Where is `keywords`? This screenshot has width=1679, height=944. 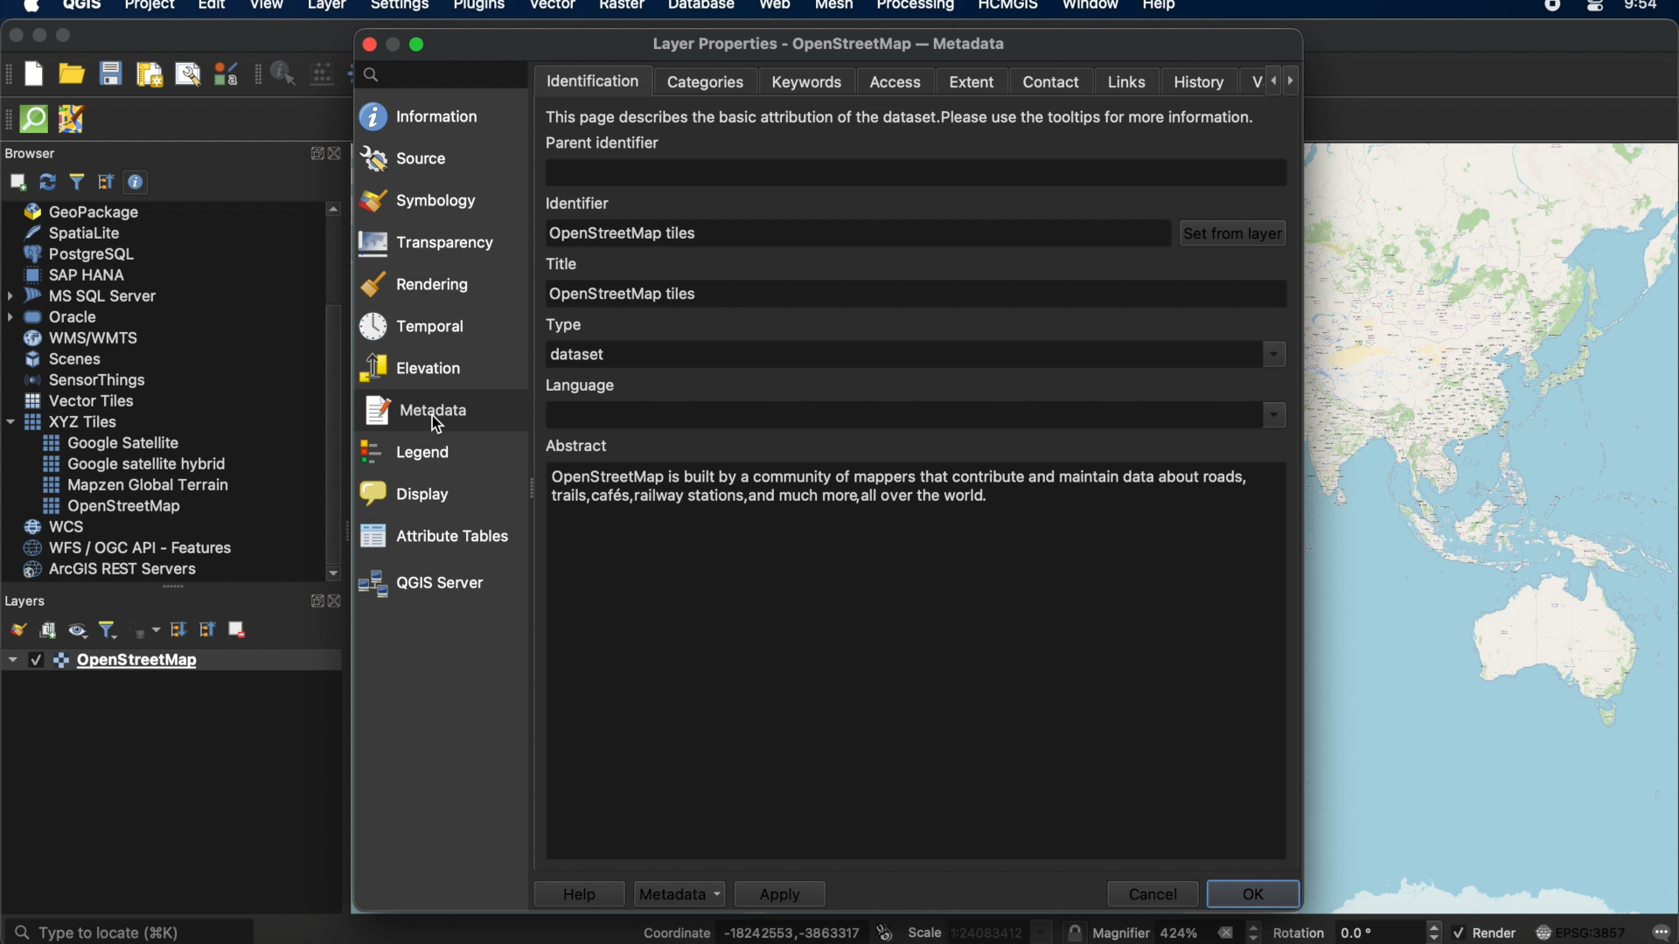 keywords is located at coordinates (812, 82).